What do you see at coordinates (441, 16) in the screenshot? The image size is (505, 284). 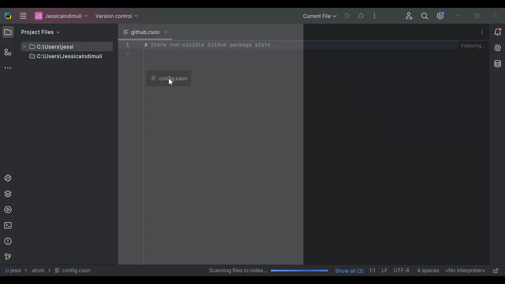 I see `Settings` at bounding box center [441, 16].